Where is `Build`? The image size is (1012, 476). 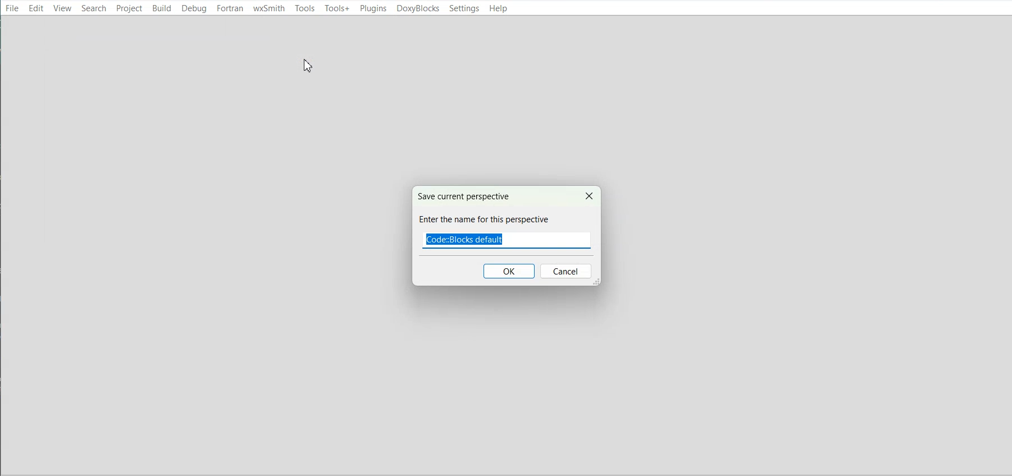 Build is located at coordinates (161, 8).